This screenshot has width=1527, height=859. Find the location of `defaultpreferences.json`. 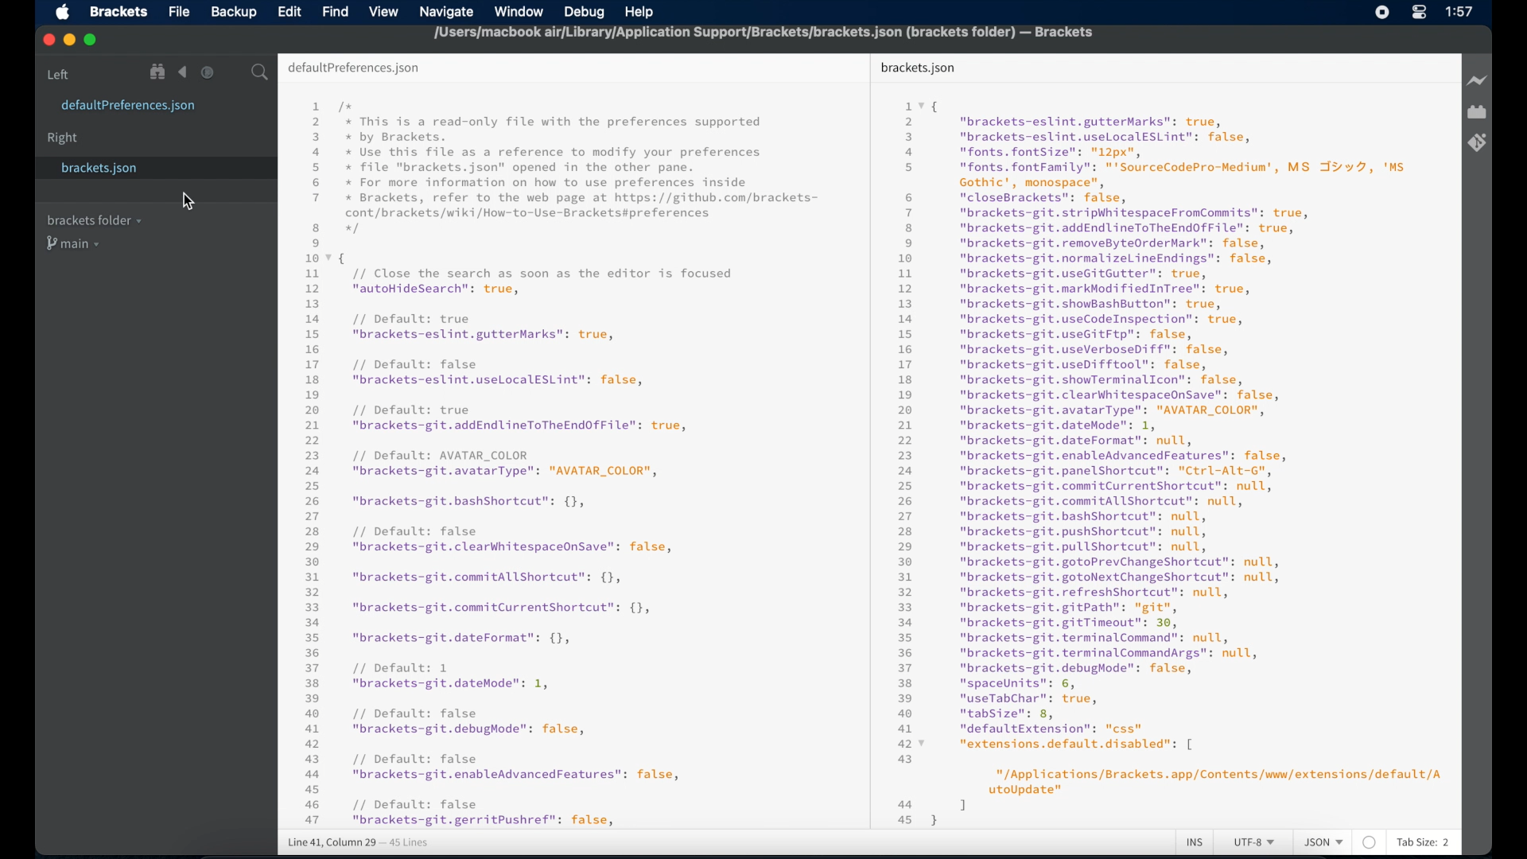

defaultpreferences.json is located at coordinates (129, 107).